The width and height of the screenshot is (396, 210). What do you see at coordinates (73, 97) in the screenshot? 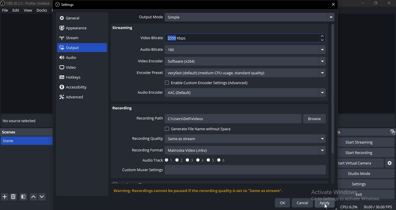
I see `advanced` at bounding box center [73, 97].